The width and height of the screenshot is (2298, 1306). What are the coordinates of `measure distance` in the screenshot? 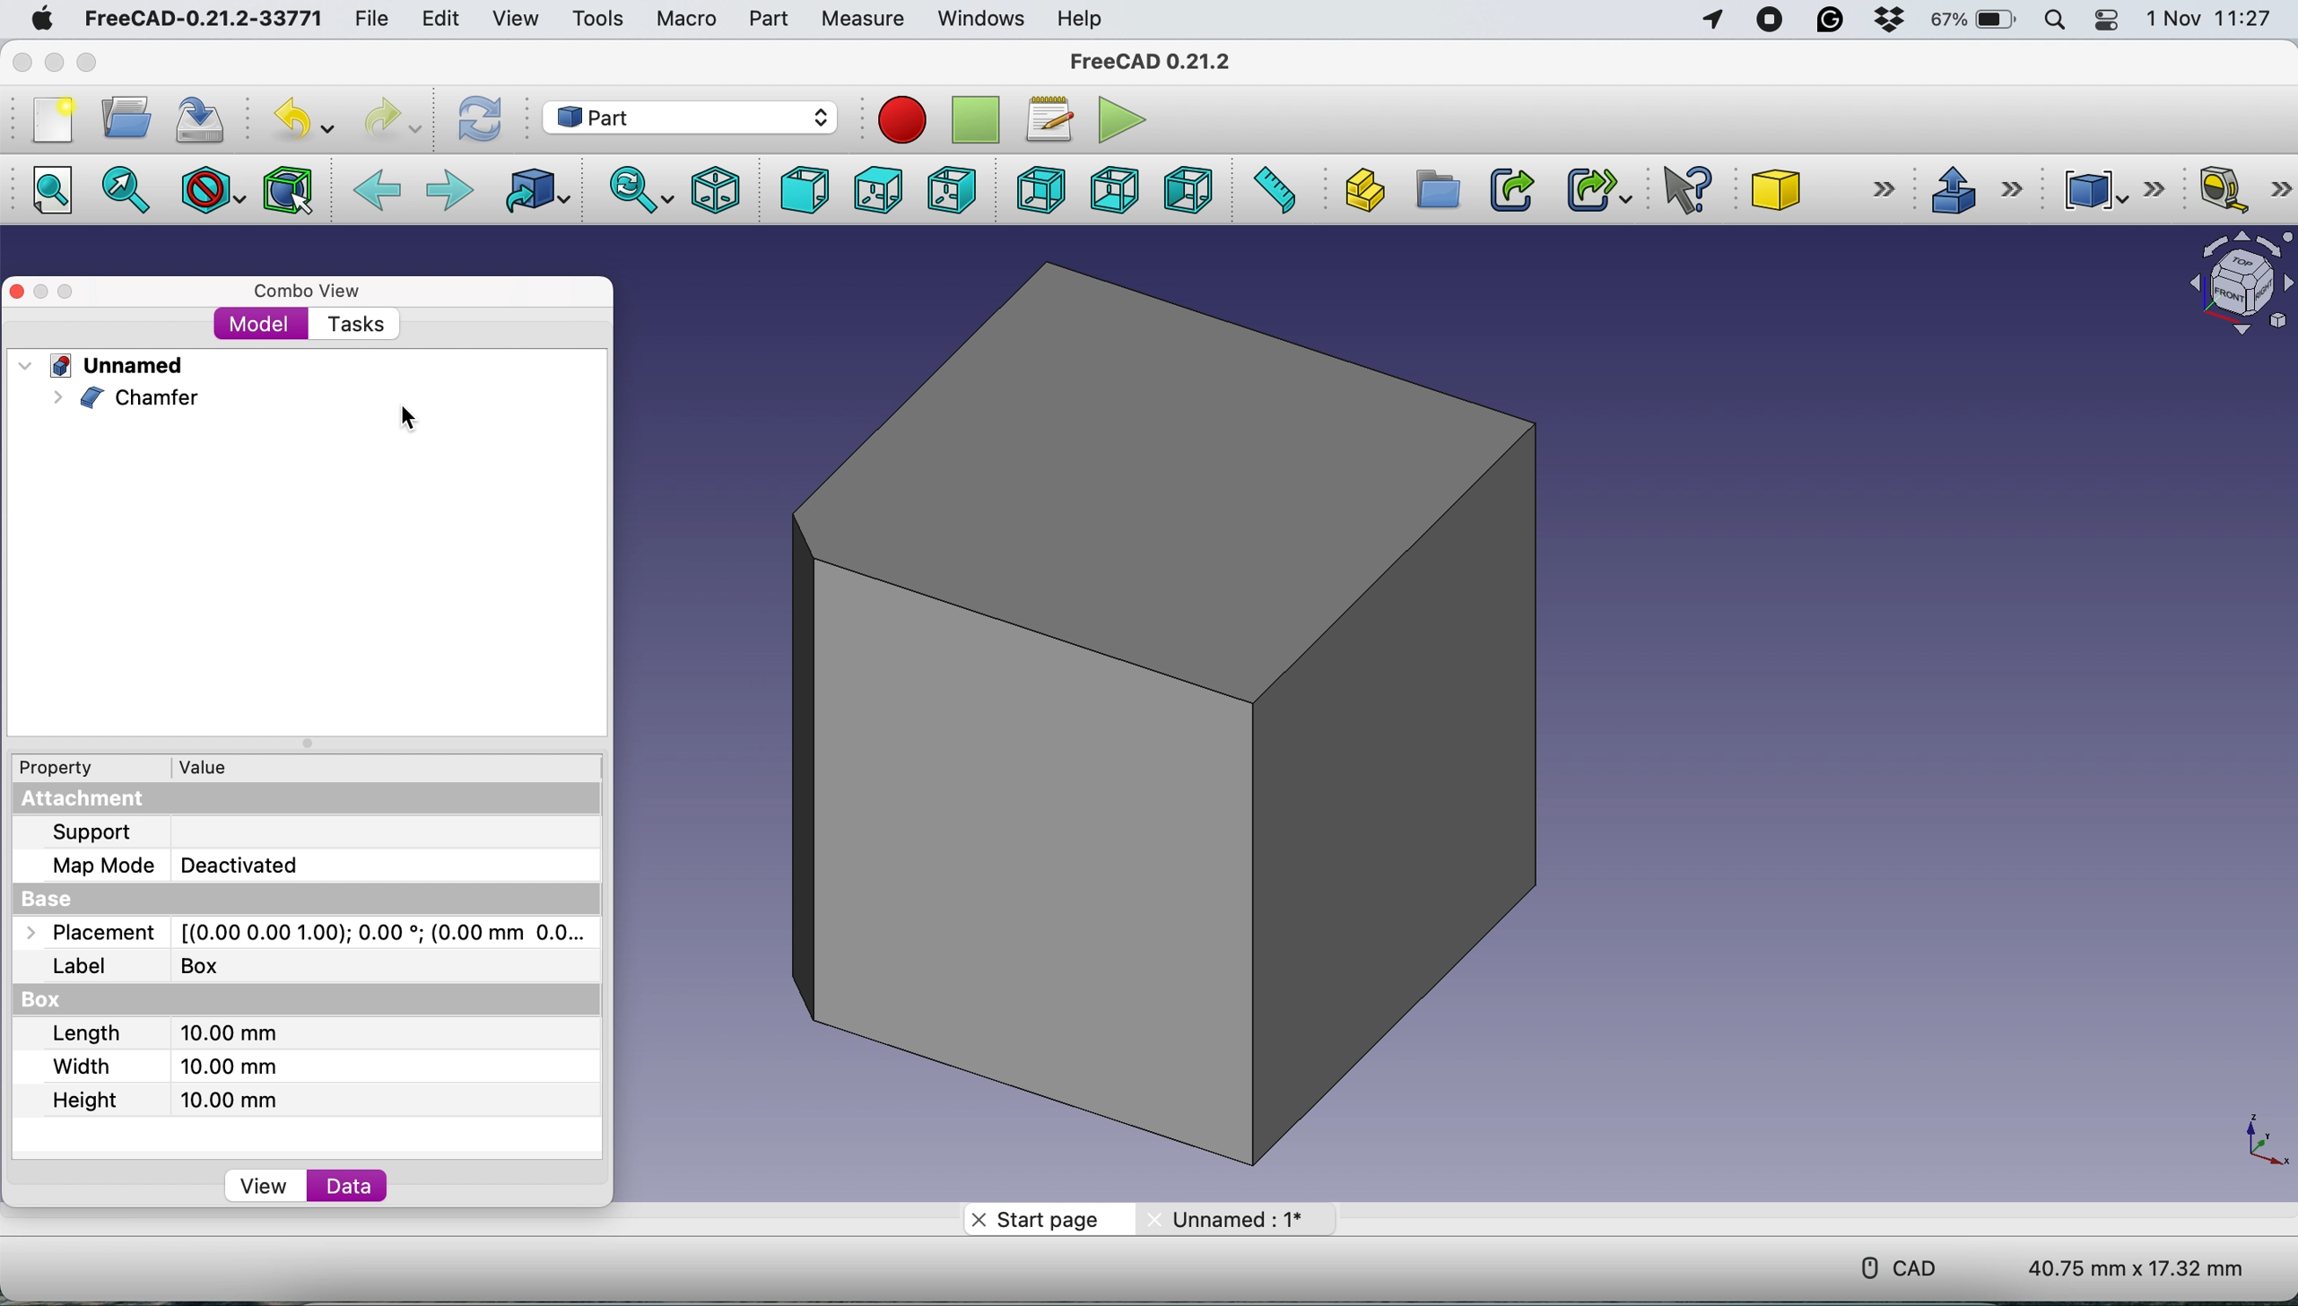 It's located at (1275, 190).